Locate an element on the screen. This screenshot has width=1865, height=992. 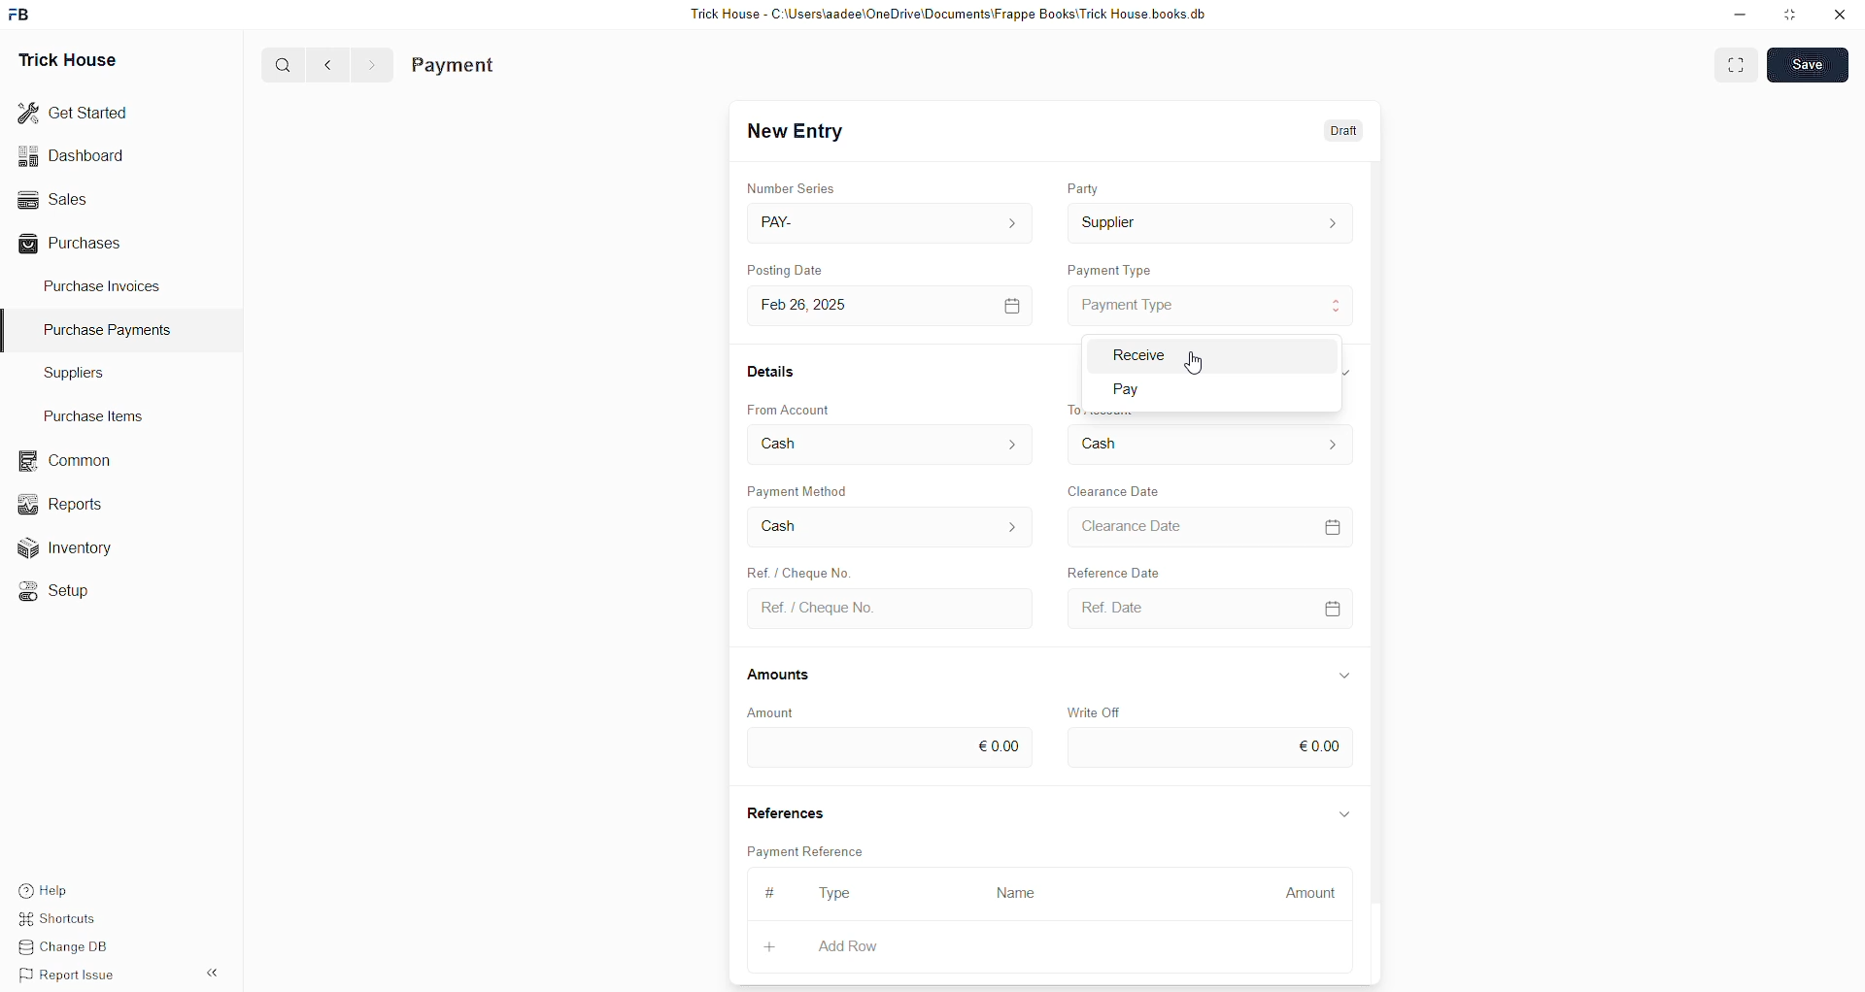
From Account is located at coordinates (792, 408).